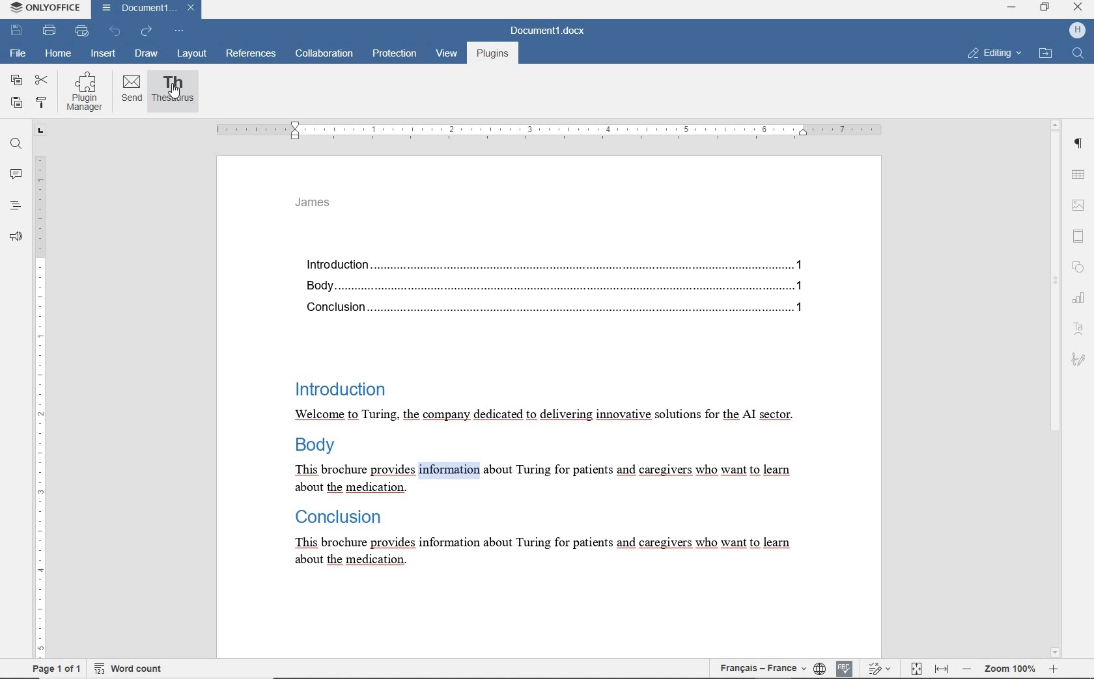 The image size is (1094, 679). Describe the element at coordinates (550, 308) in the screenshot. I see `Conclusion......1` at that location.